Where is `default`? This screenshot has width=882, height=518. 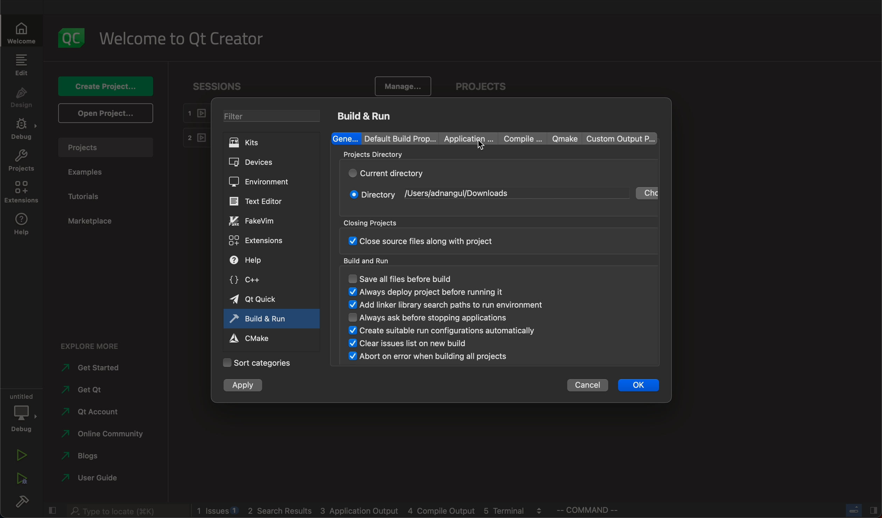 default is located at coordinates (400, 138).